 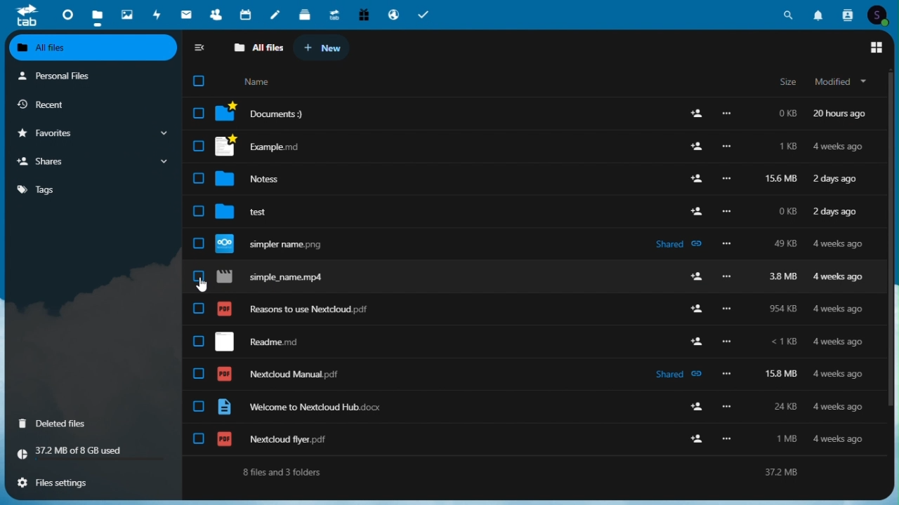 I want to click on Document 3, so click(x=536, y=116).